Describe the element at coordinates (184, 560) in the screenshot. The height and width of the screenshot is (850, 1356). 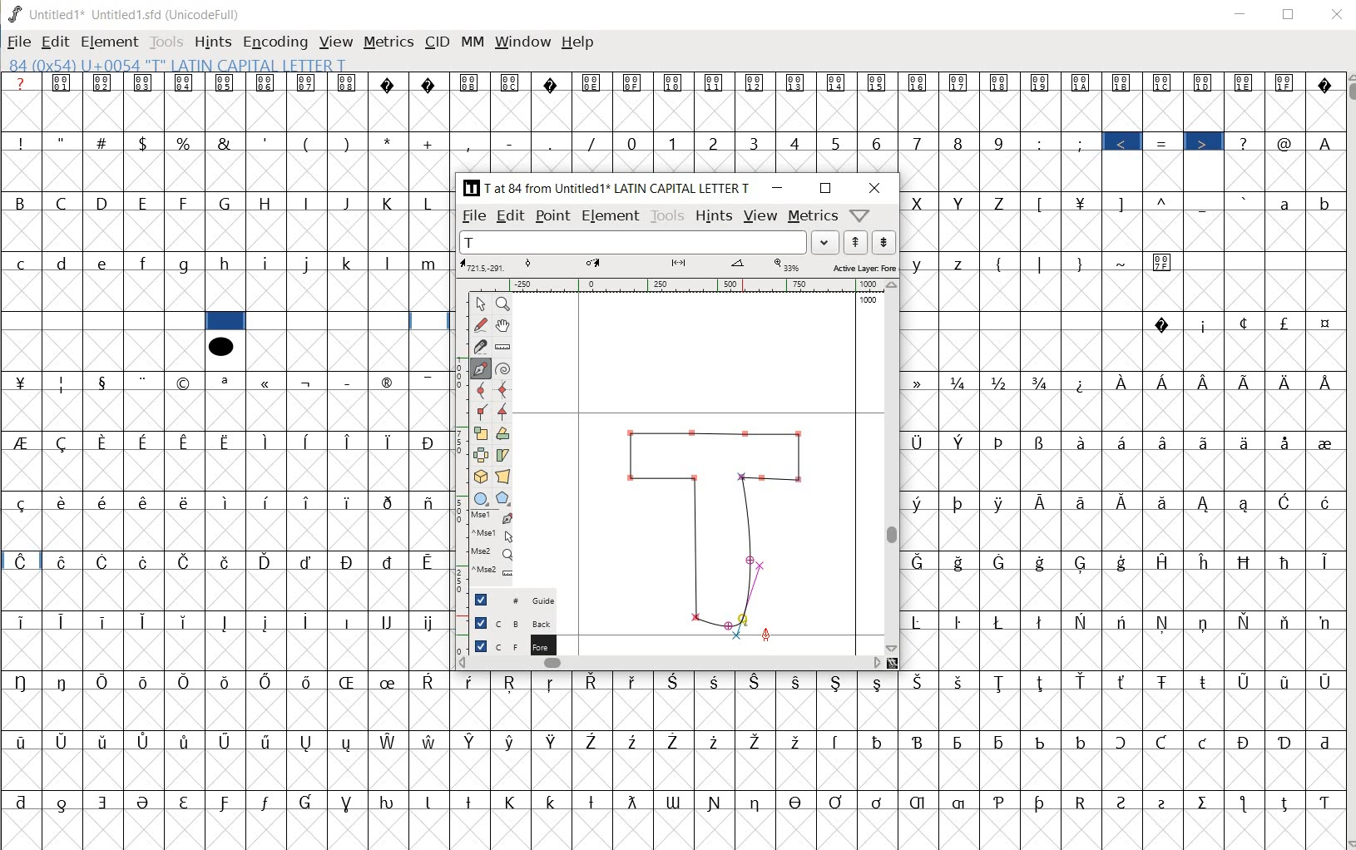
I see `Symbol` at that location.